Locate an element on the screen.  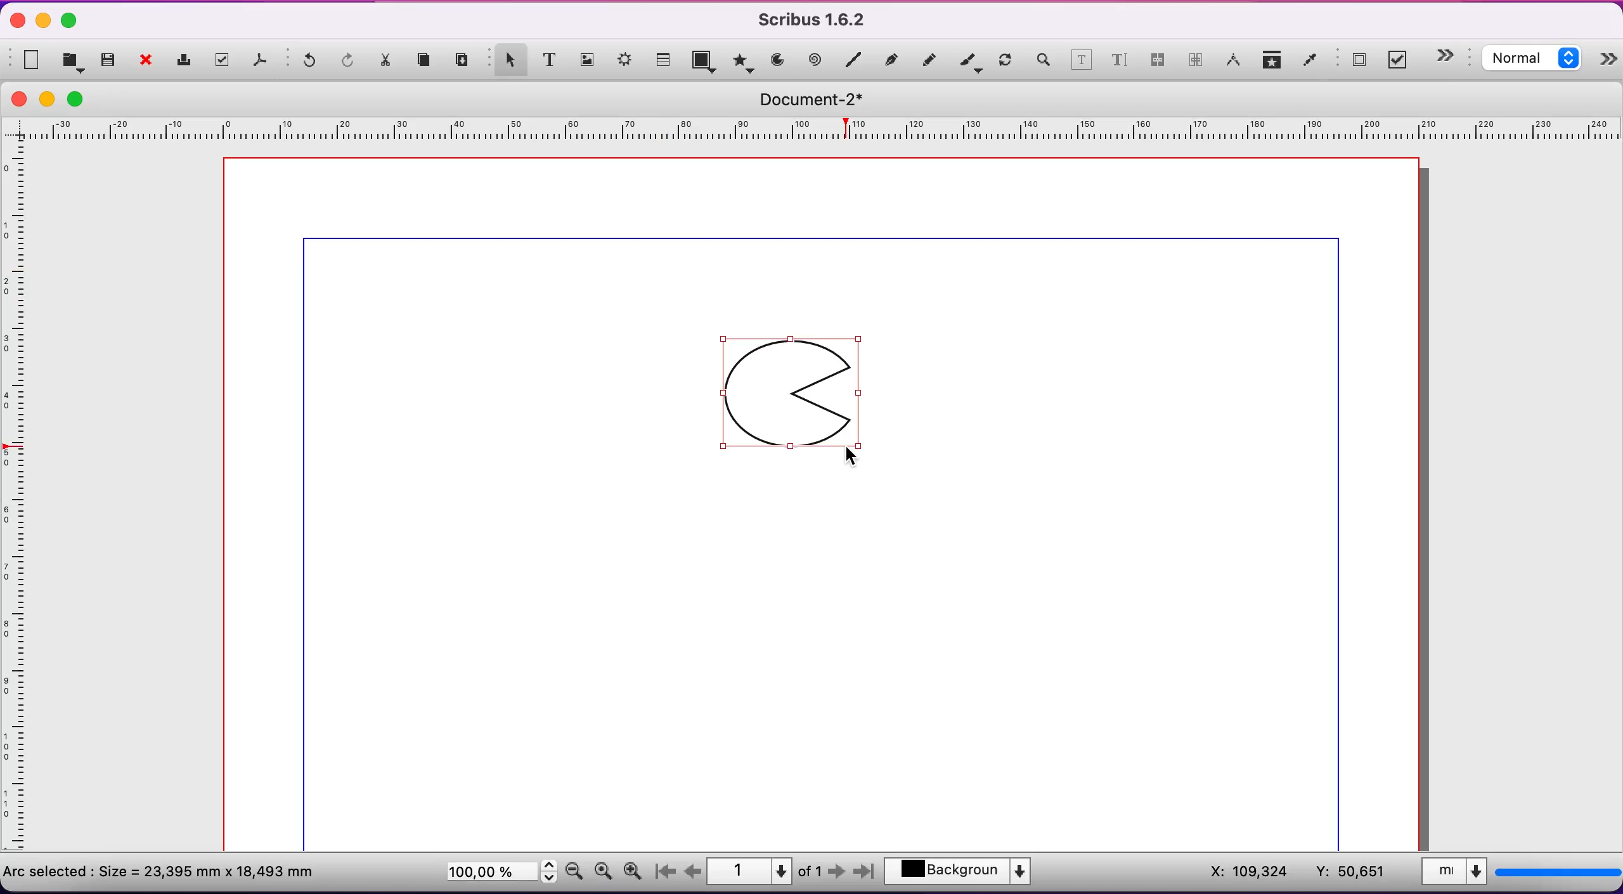
zoom out is located at coordinates (574, 870).